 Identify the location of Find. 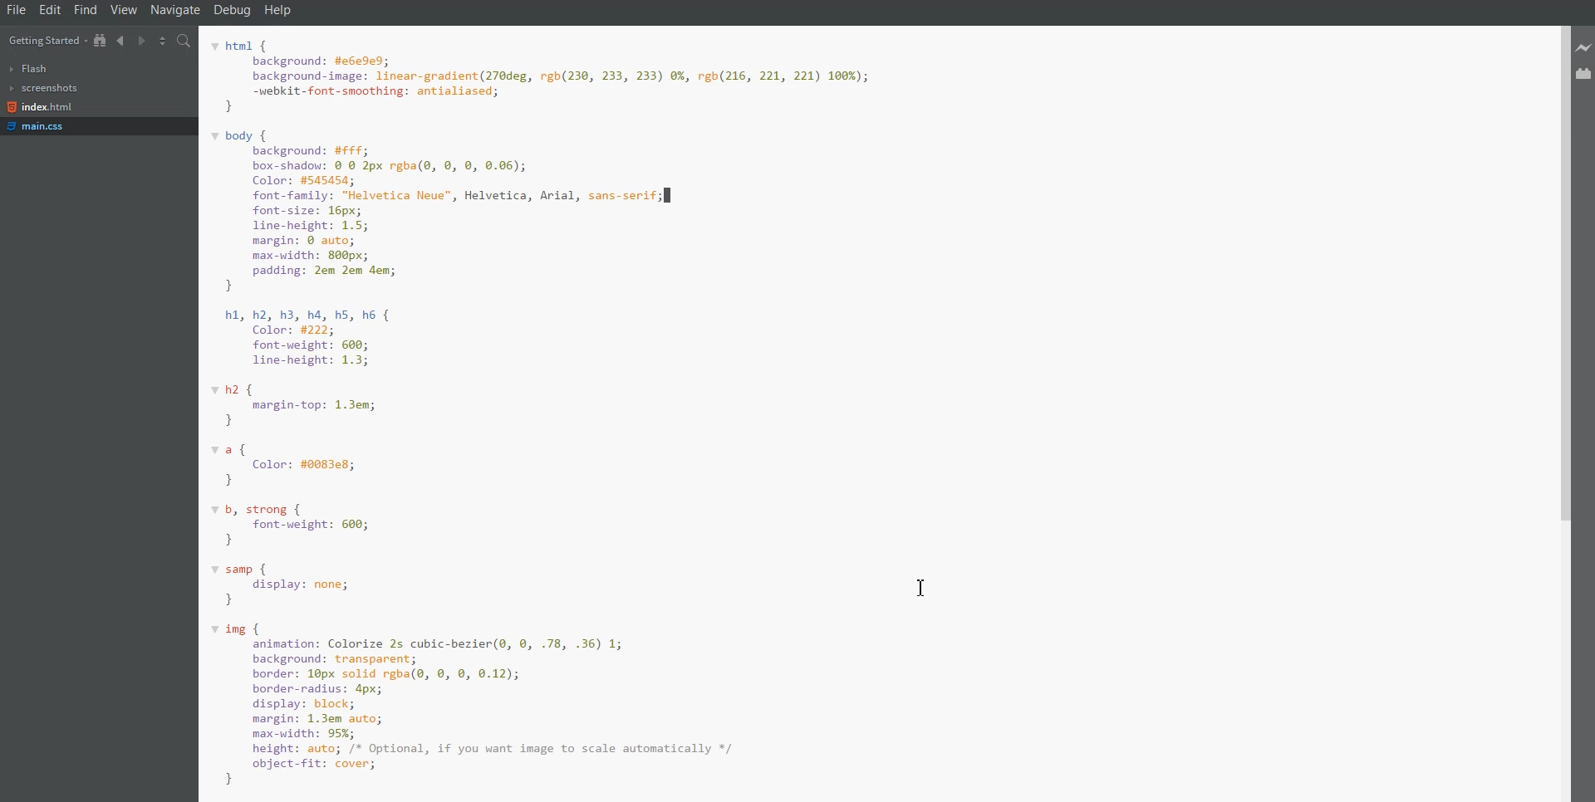
(86, 10).